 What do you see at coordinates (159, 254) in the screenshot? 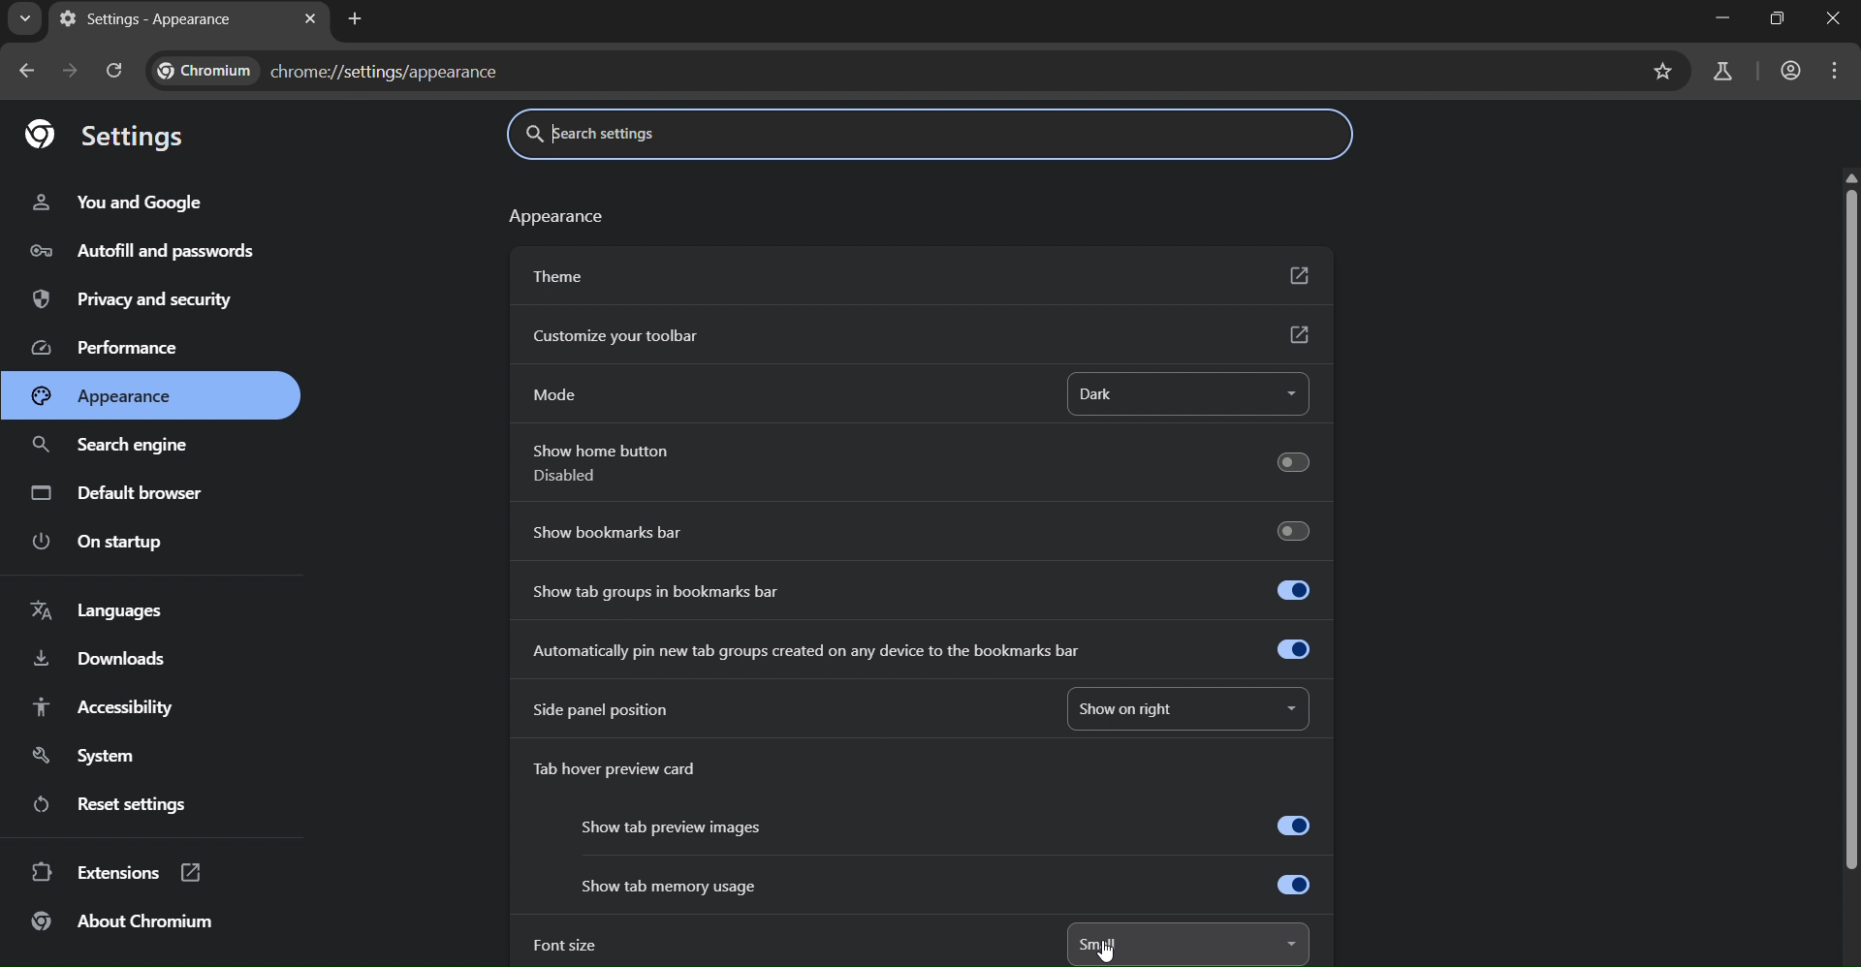
I see `autofill & passwords` at bounding box center [159, 254].